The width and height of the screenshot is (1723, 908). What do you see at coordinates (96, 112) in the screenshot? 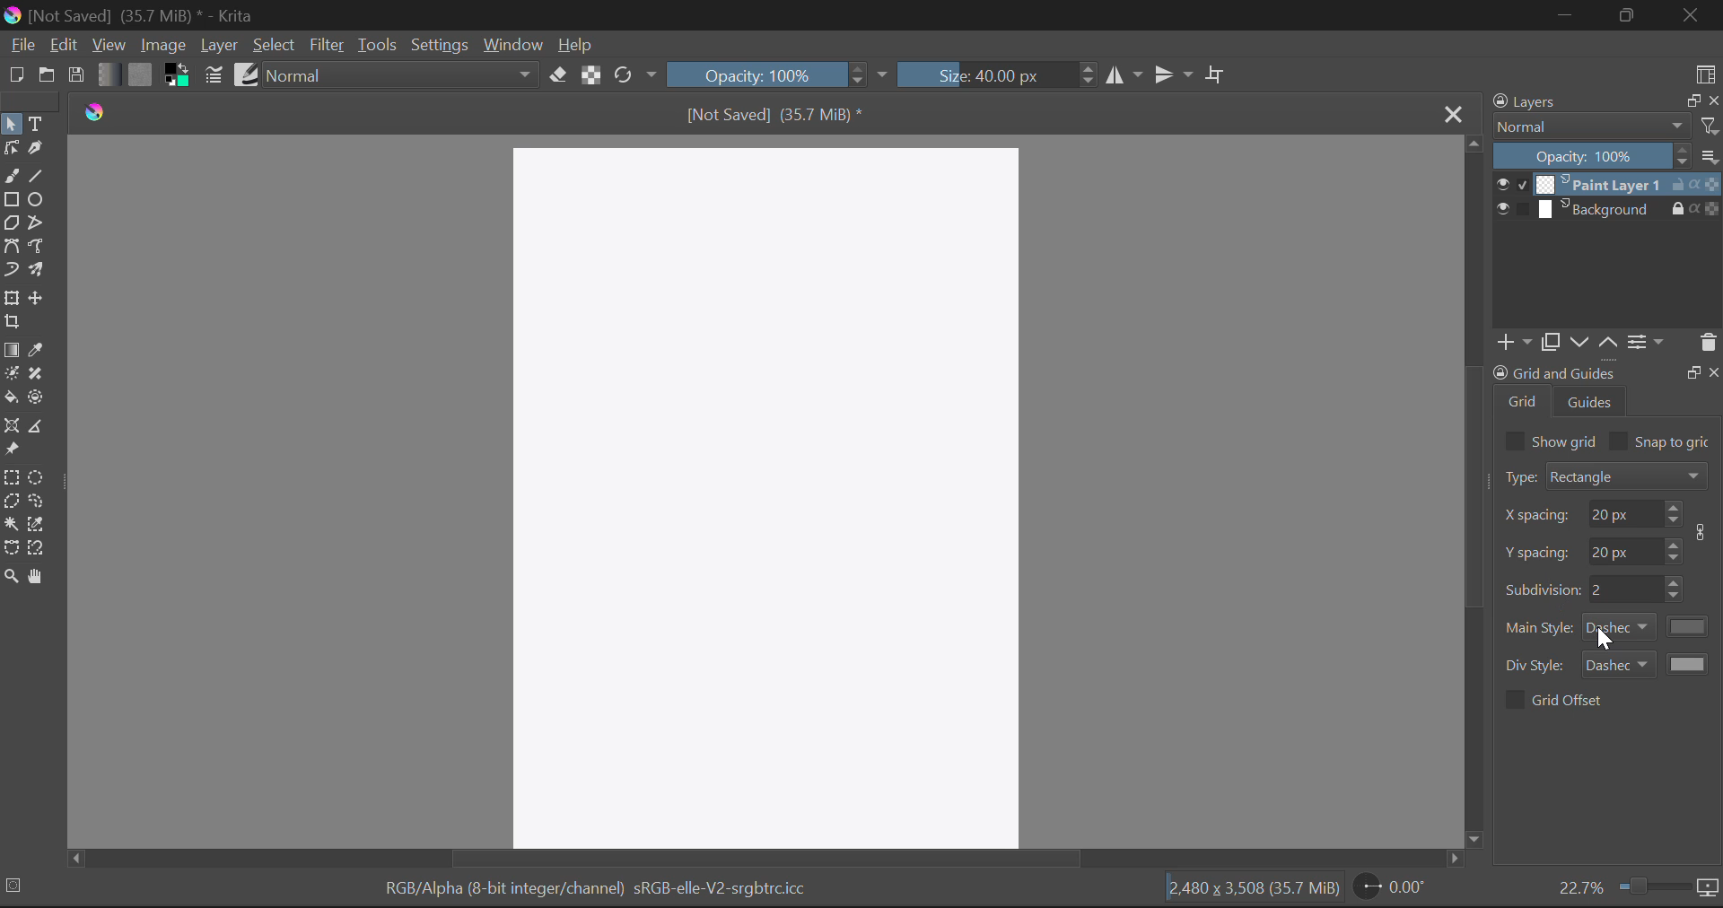
I see `Krita Logo` at bounding box center [96, 112].